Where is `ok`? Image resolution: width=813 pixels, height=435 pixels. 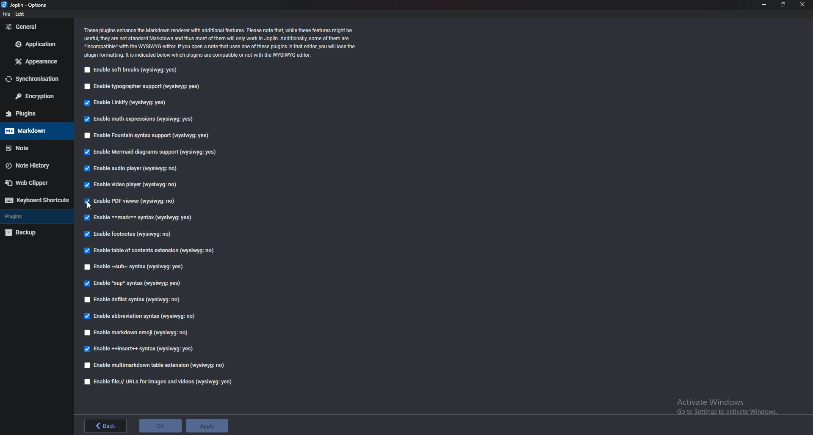 ok is located at coordinates (160, 425).